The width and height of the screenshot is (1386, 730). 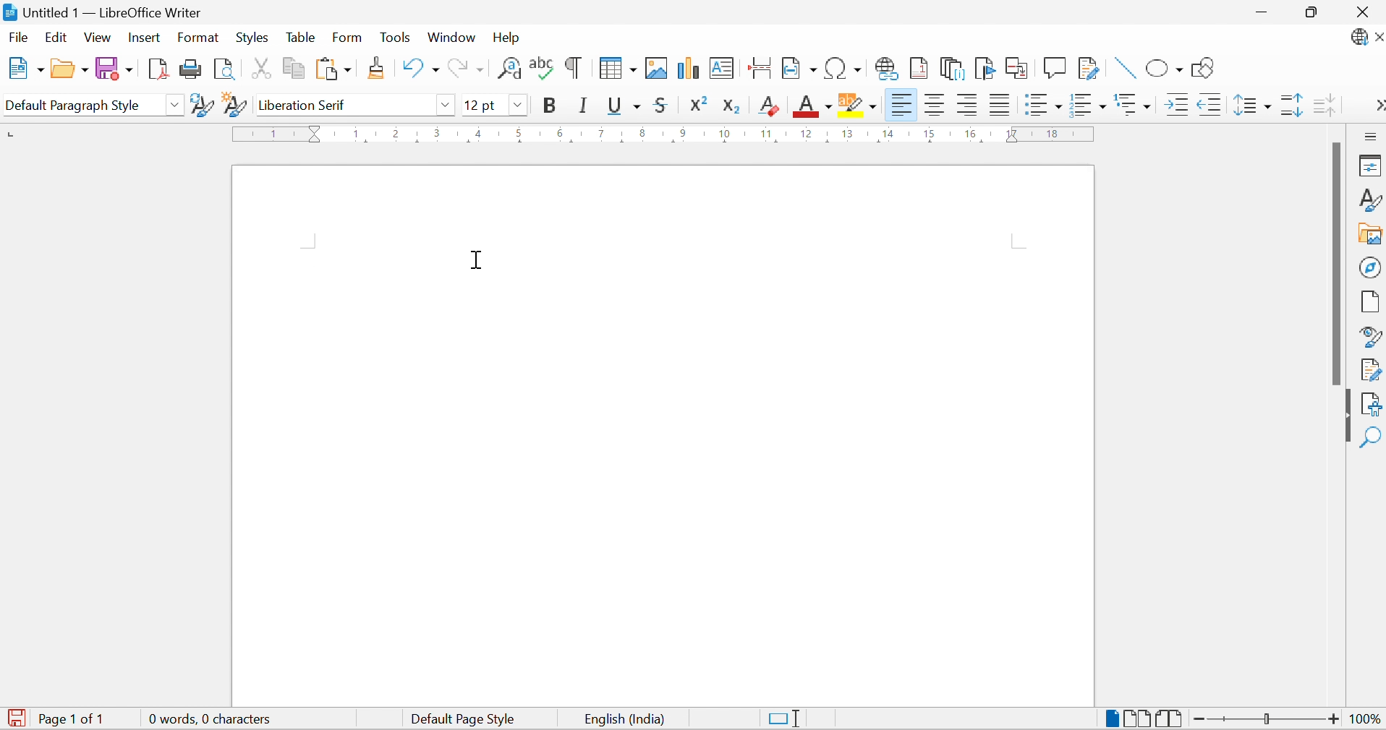 What do you see at coordinates (542, 69) in the screenshot?
I see `Check Spelling` at bounding box center [542, 69].